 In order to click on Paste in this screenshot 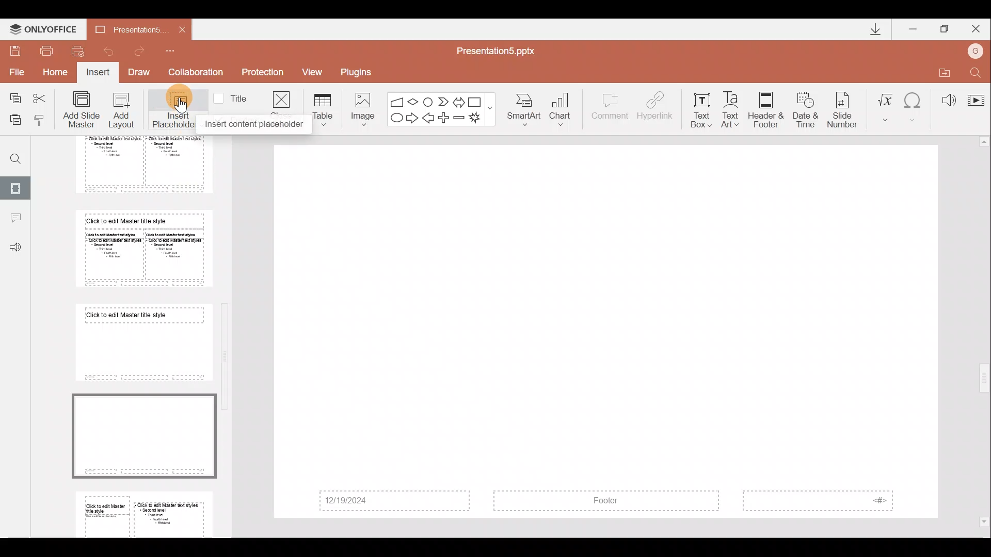, I will do `click(15, 121)`.